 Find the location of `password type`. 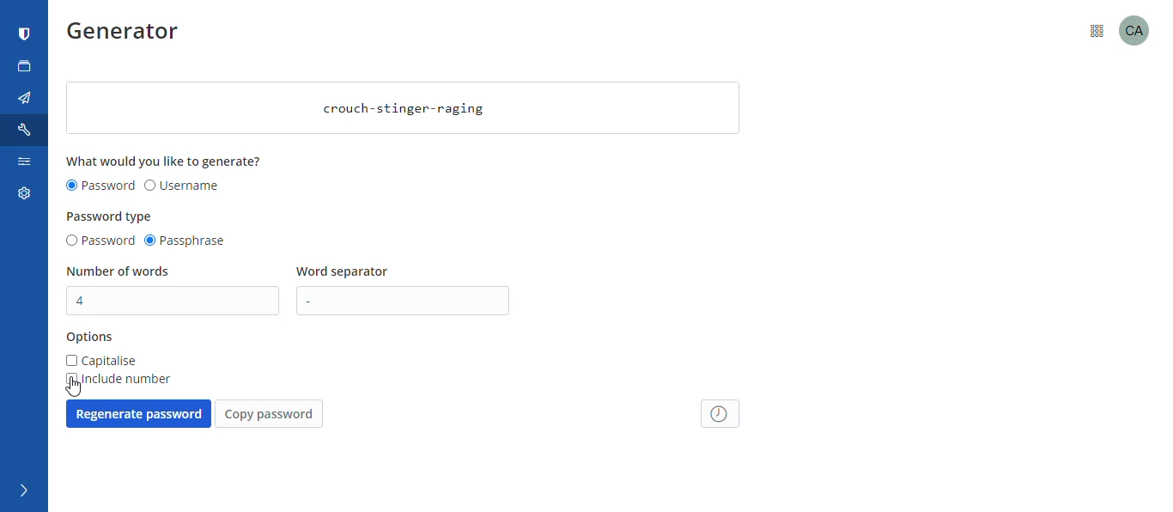

password type is located at coordinates (111, 216).